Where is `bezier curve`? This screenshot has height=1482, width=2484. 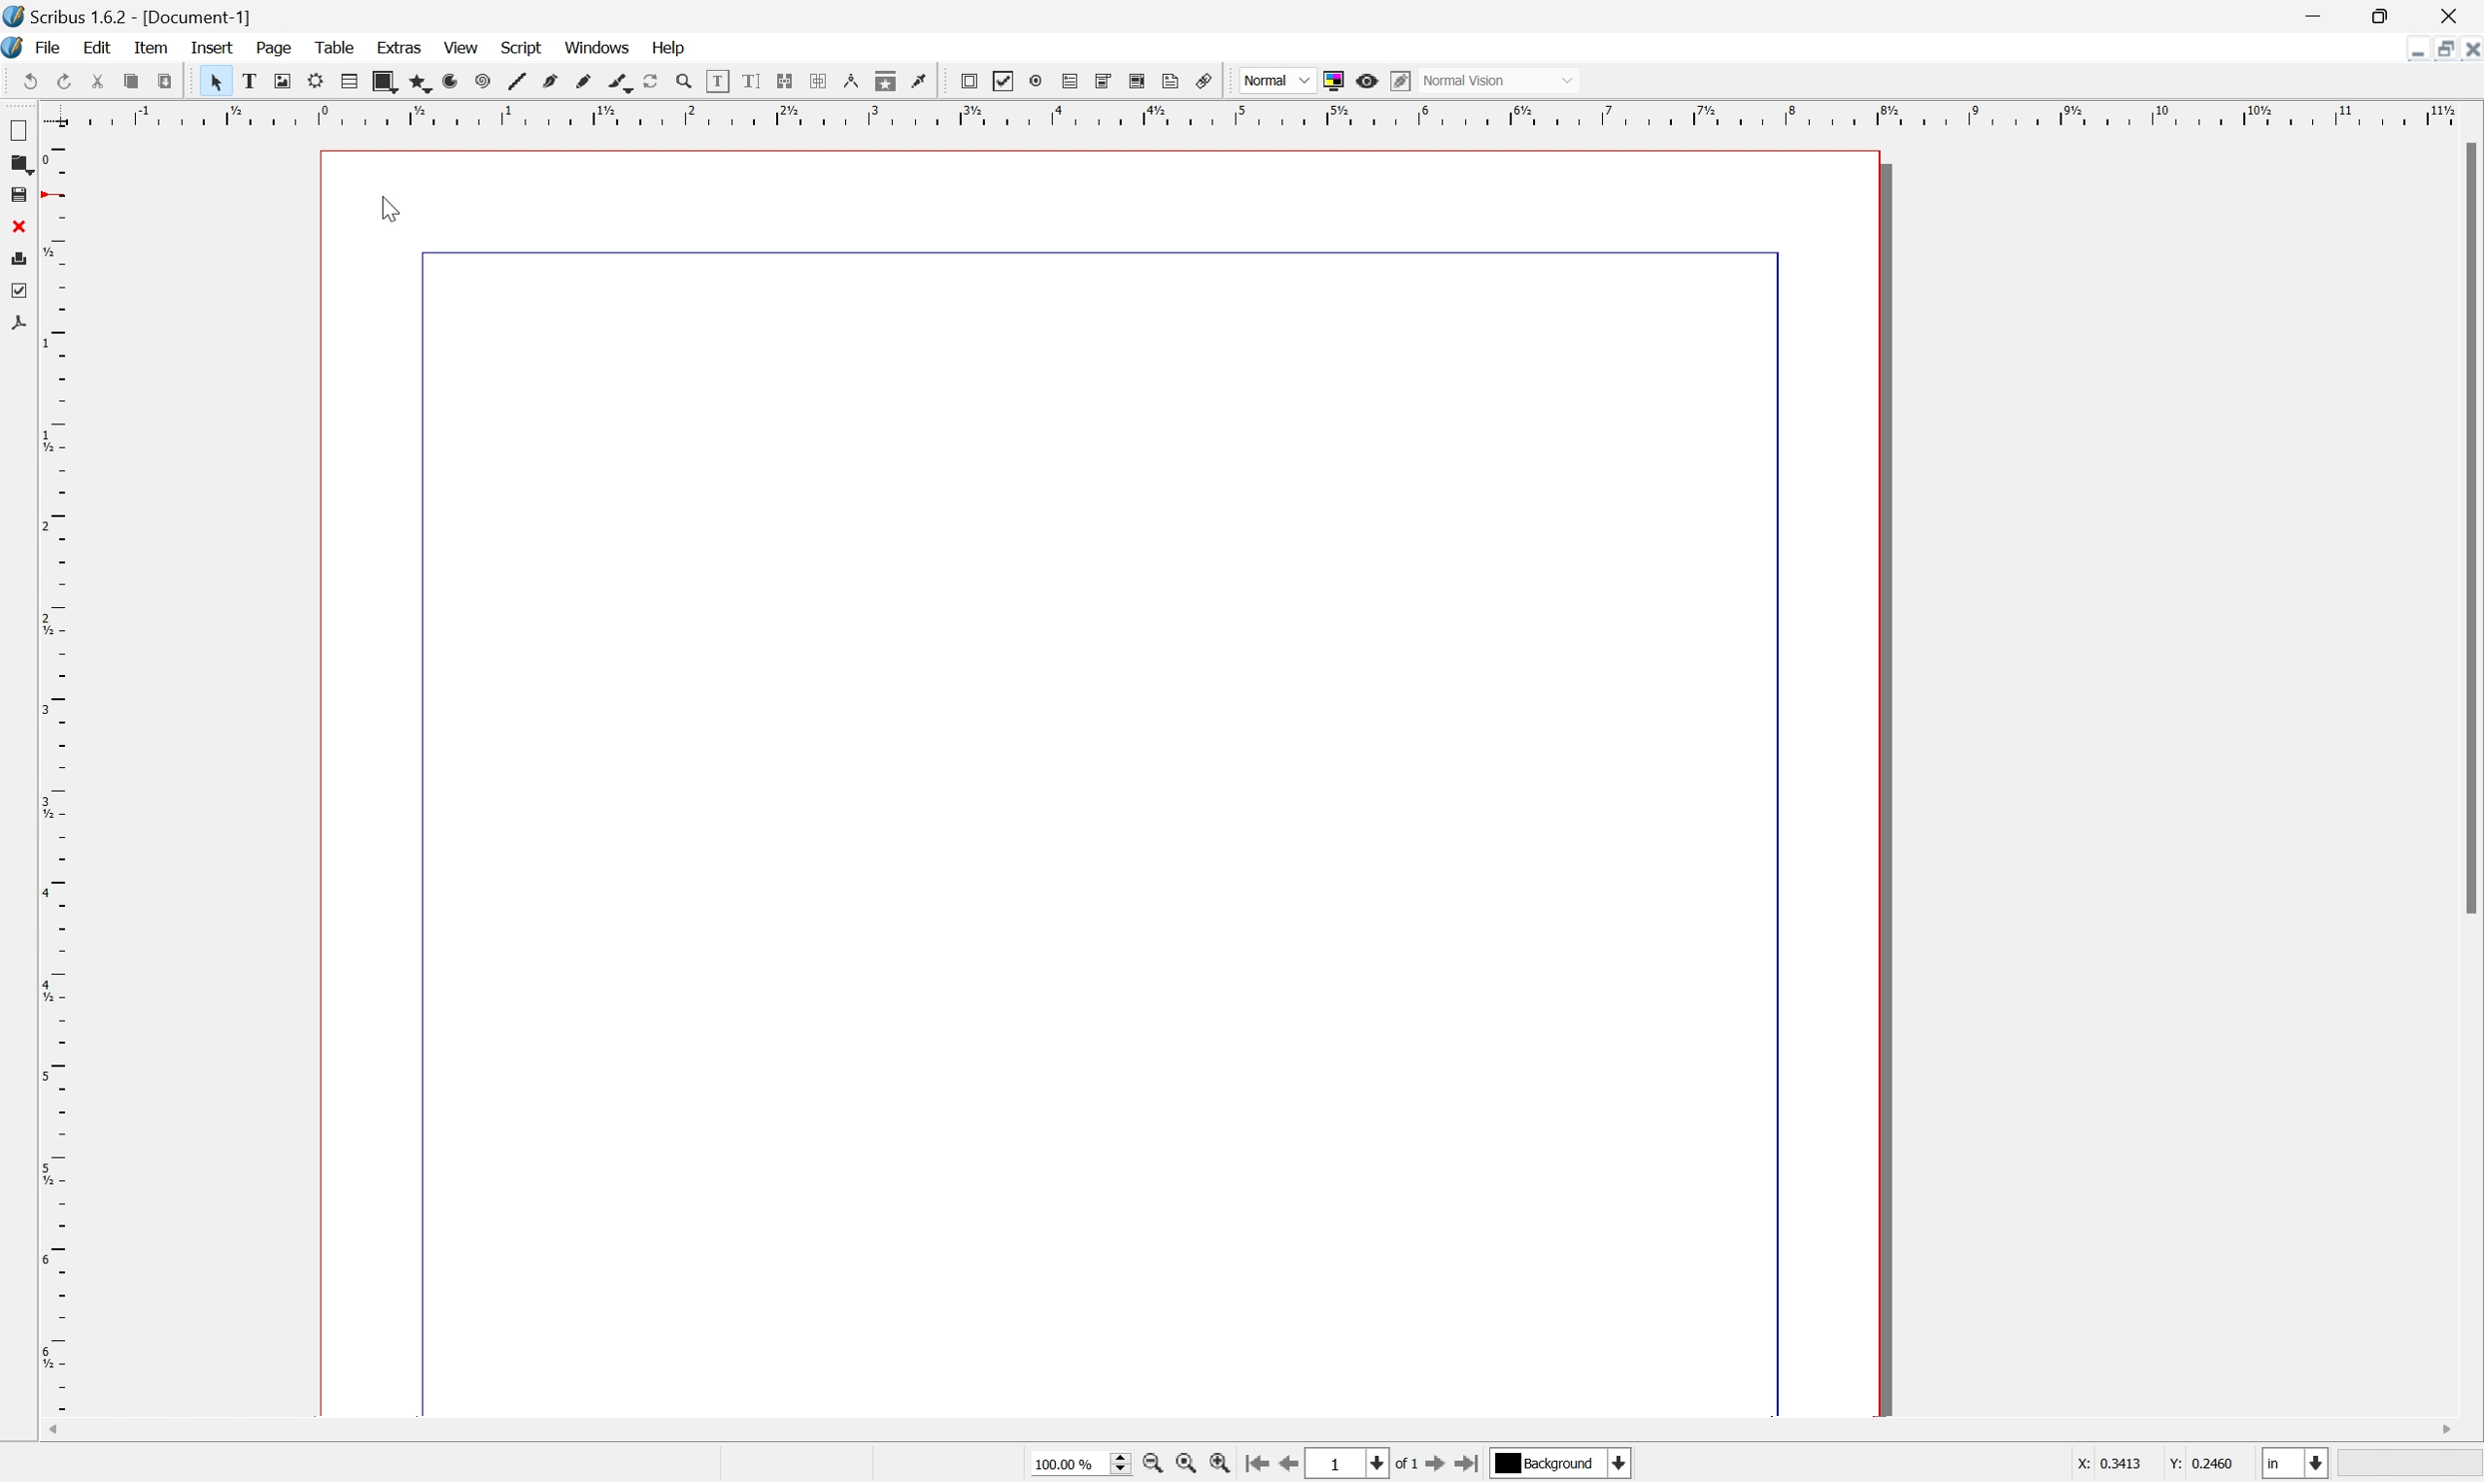 bezier curve is located at coordinates (782, 79).